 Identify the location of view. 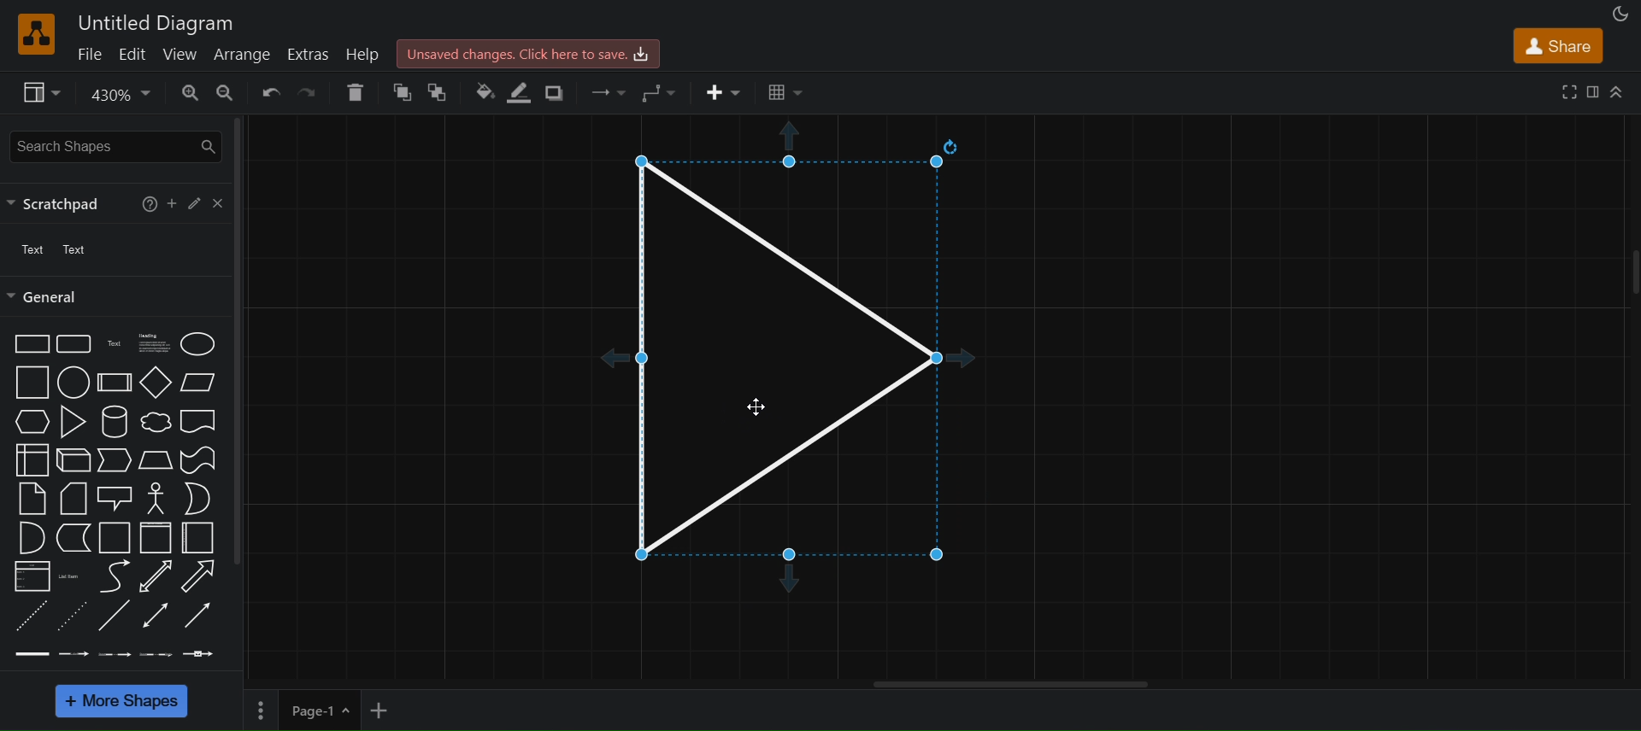
(41, 92).